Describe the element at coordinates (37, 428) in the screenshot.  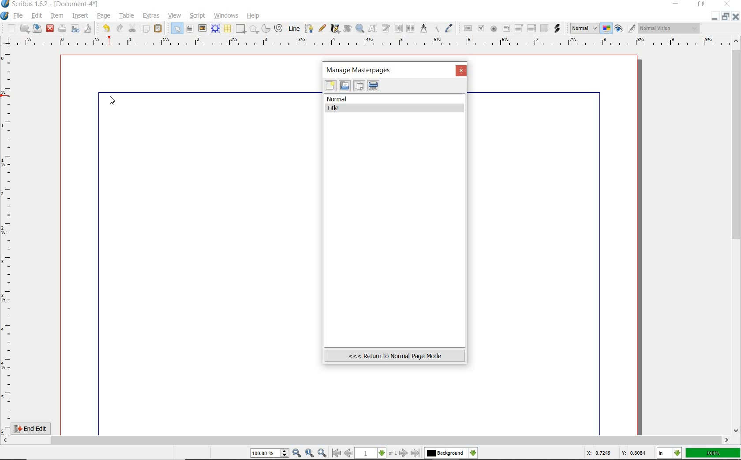
I see `End Edit` at that location.